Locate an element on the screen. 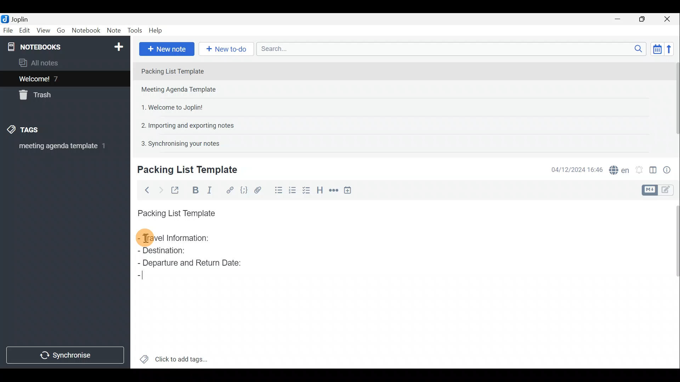 This screenshot has height=382, width=680. Hyperlink is located at coordinates (228, 189).